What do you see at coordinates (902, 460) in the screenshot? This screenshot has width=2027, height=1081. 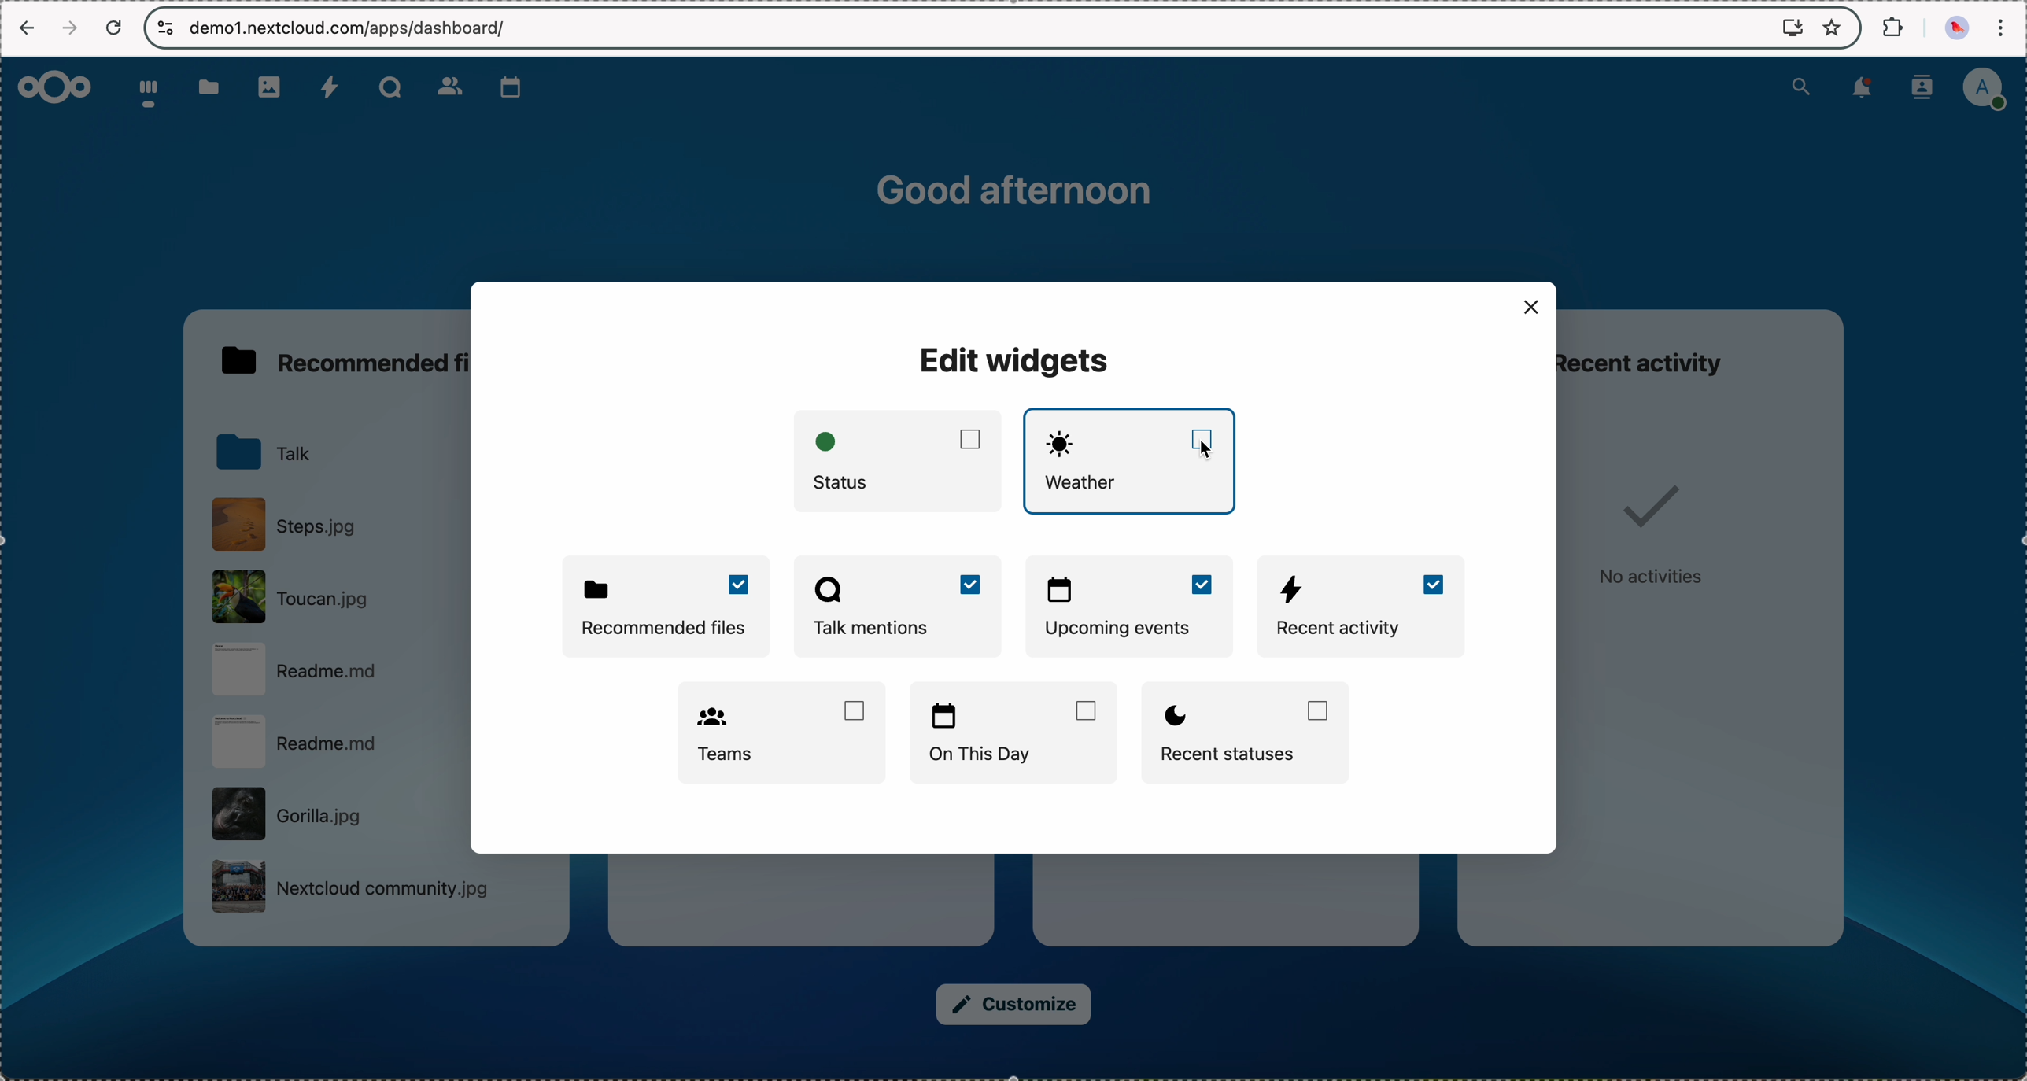 I see `status` at bounding box center [902, 460].